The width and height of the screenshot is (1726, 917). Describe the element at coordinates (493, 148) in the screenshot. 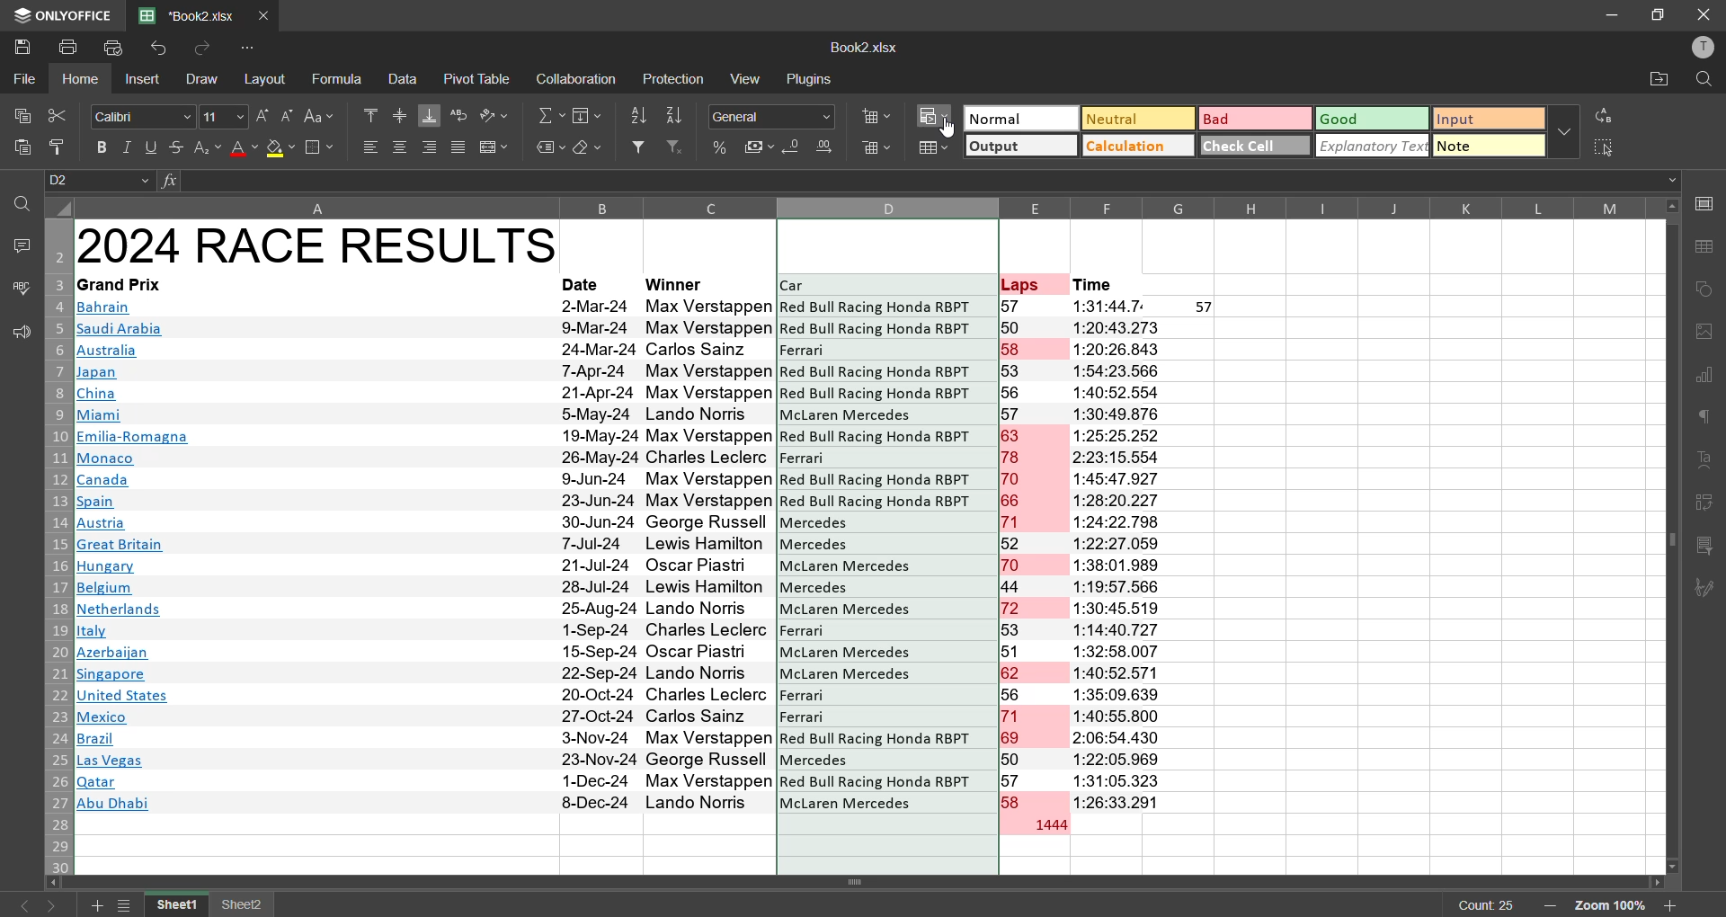

I see `merge and center` at that location.